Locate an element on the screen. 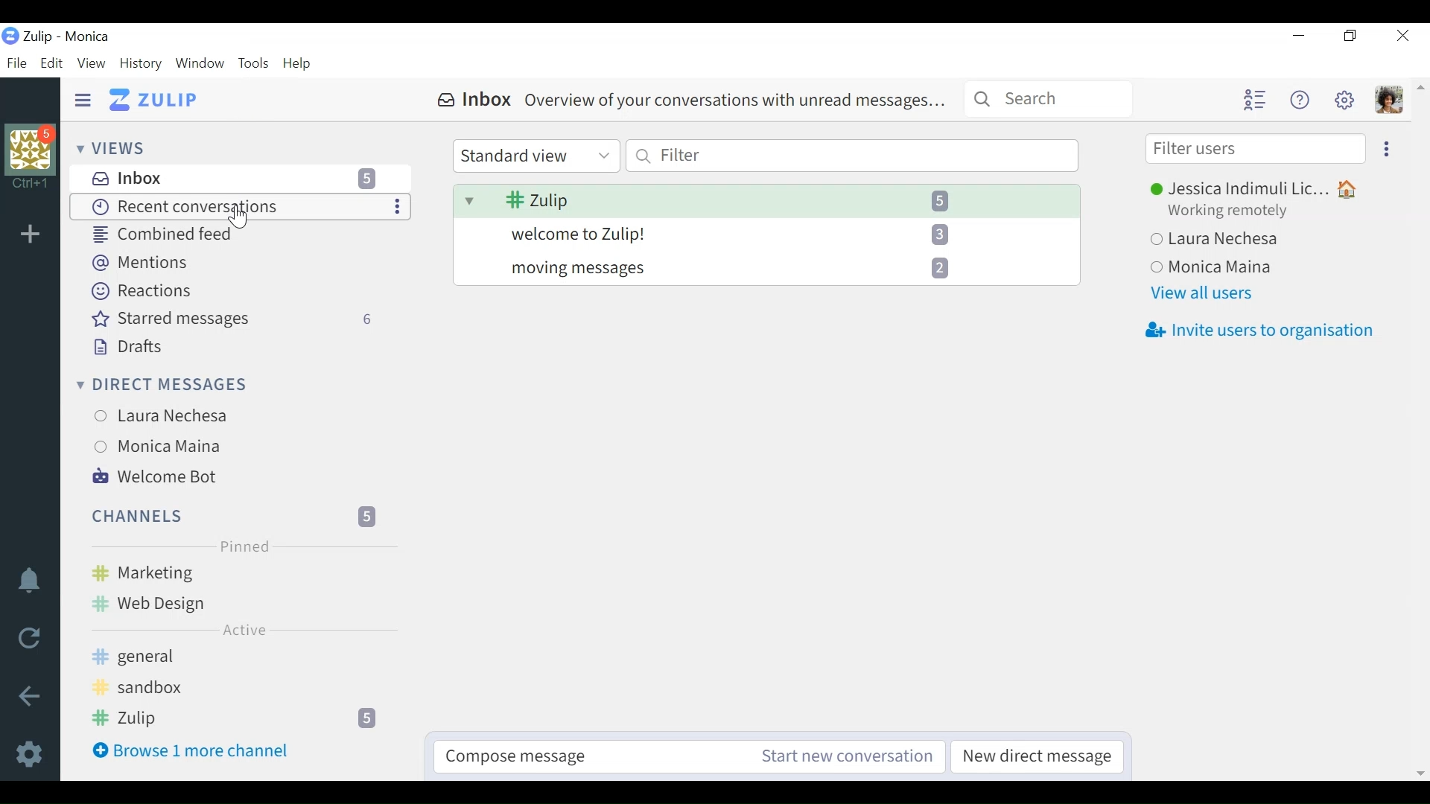 This screenshot has width=1430, height=804. Monica Maina is located at coordinates (1248, 269).